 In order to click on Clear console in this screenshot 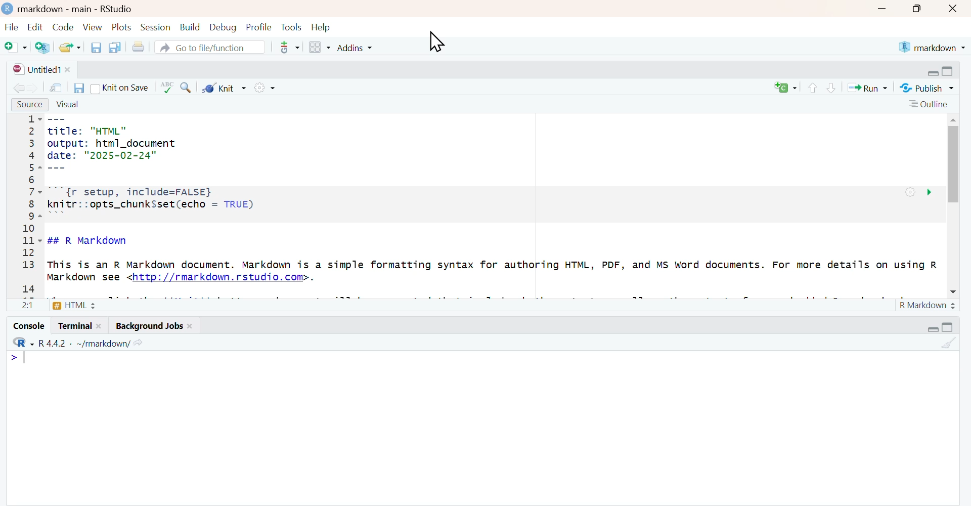, I will do `click(947, 343)`.